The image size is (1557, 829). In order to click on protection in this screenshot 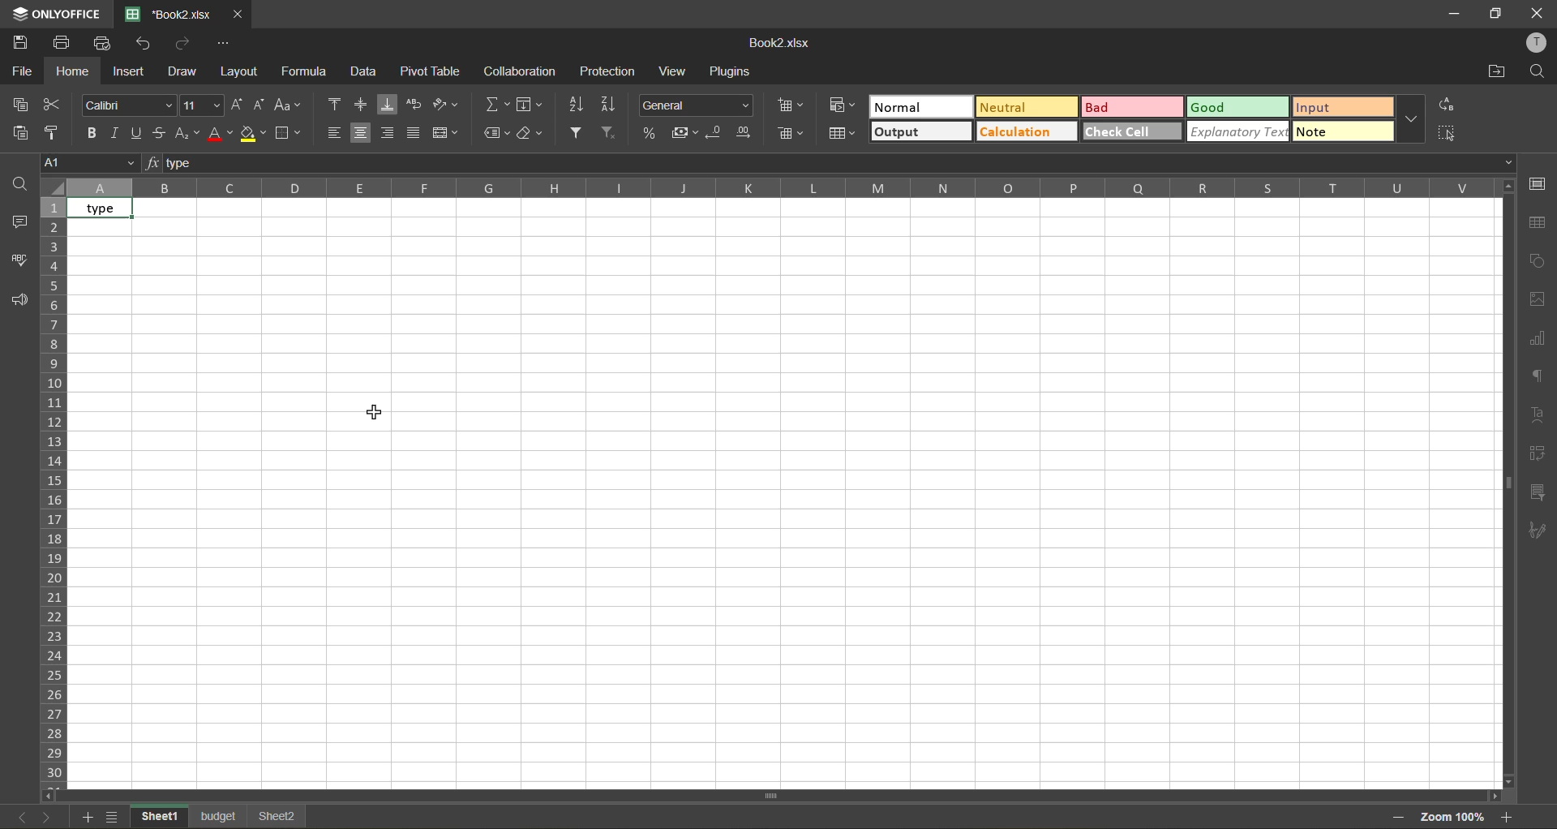, I will do `click(611, 72)`.